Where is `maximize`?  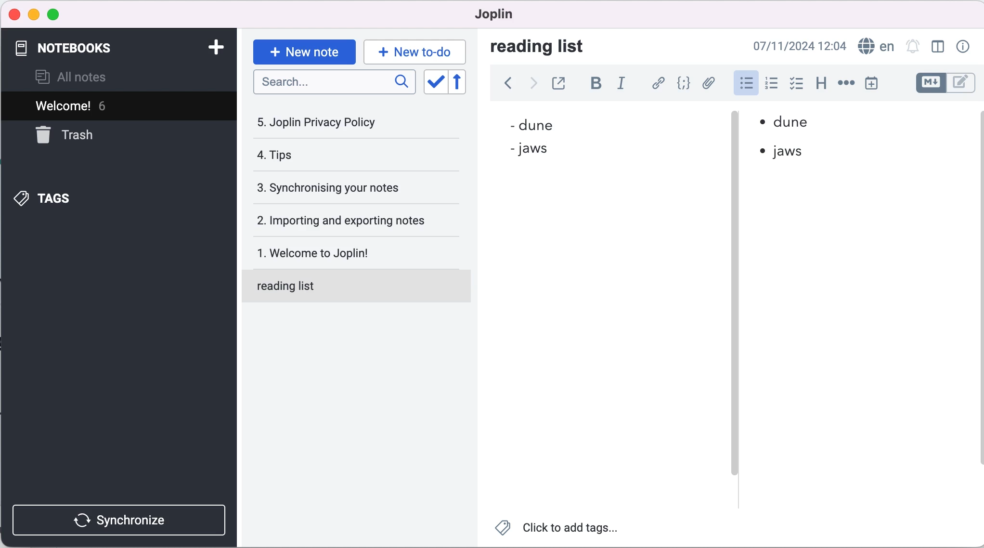
maximize is located at coordinates (59, 14).